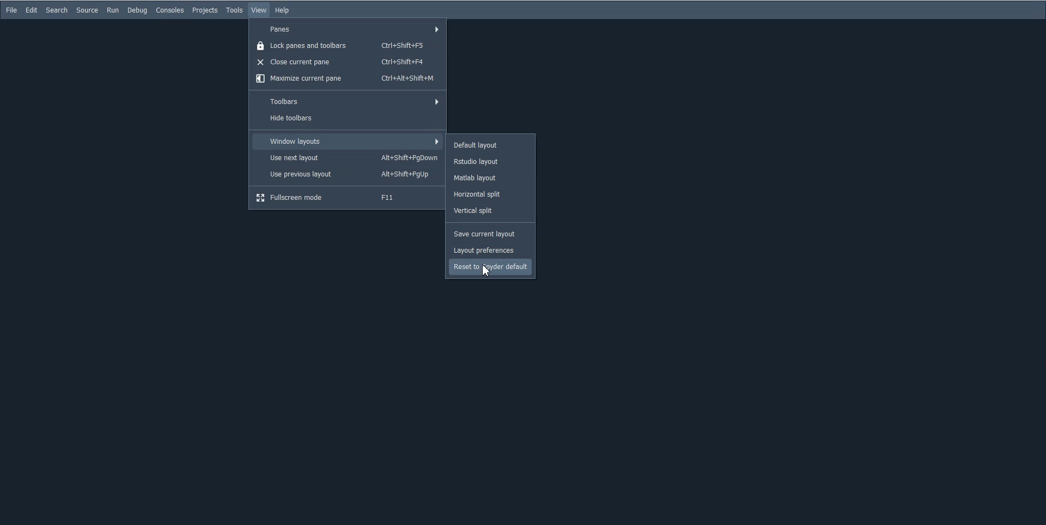 The height and width of the screenshot is (525, 1046). I want to click on Panes, so click(348, 27).